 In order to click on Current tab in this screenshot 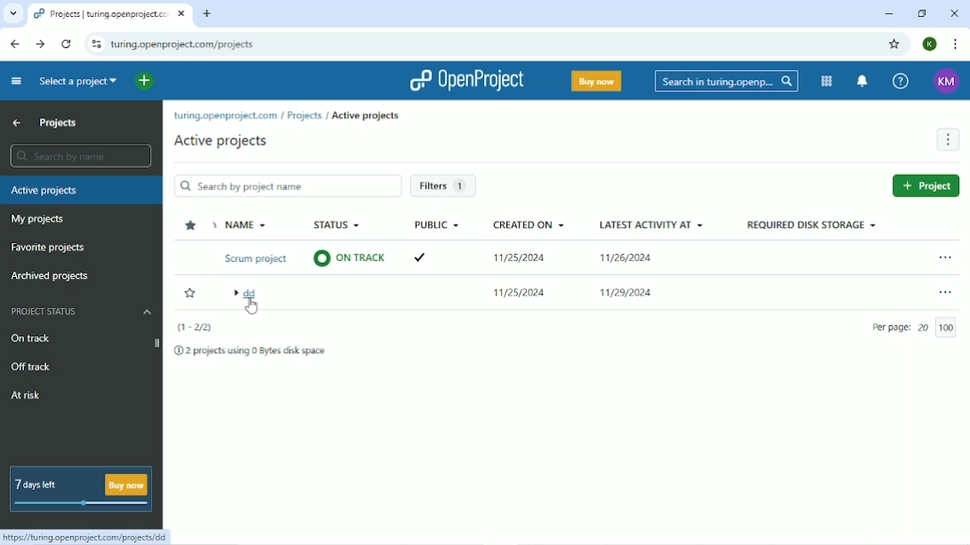, I will do `click(110, 14)`.